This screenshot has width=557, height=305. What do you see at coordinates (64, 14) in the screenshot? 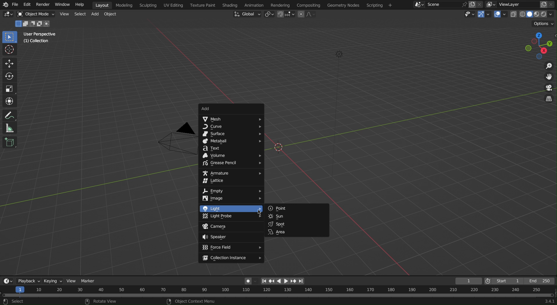
I see `View` at bounding box center [64, 14].